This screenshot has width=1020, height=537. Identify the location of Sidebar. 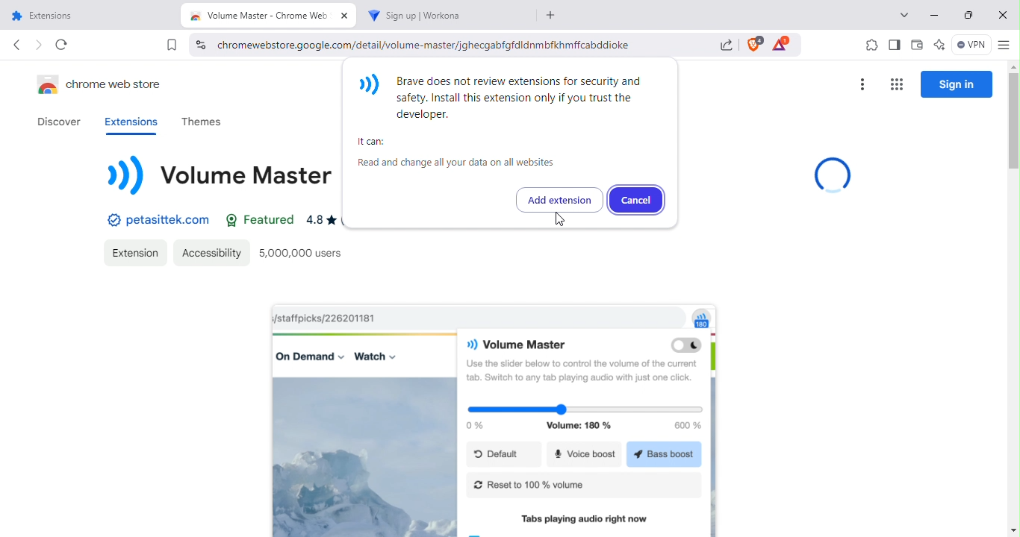
(893, 44).